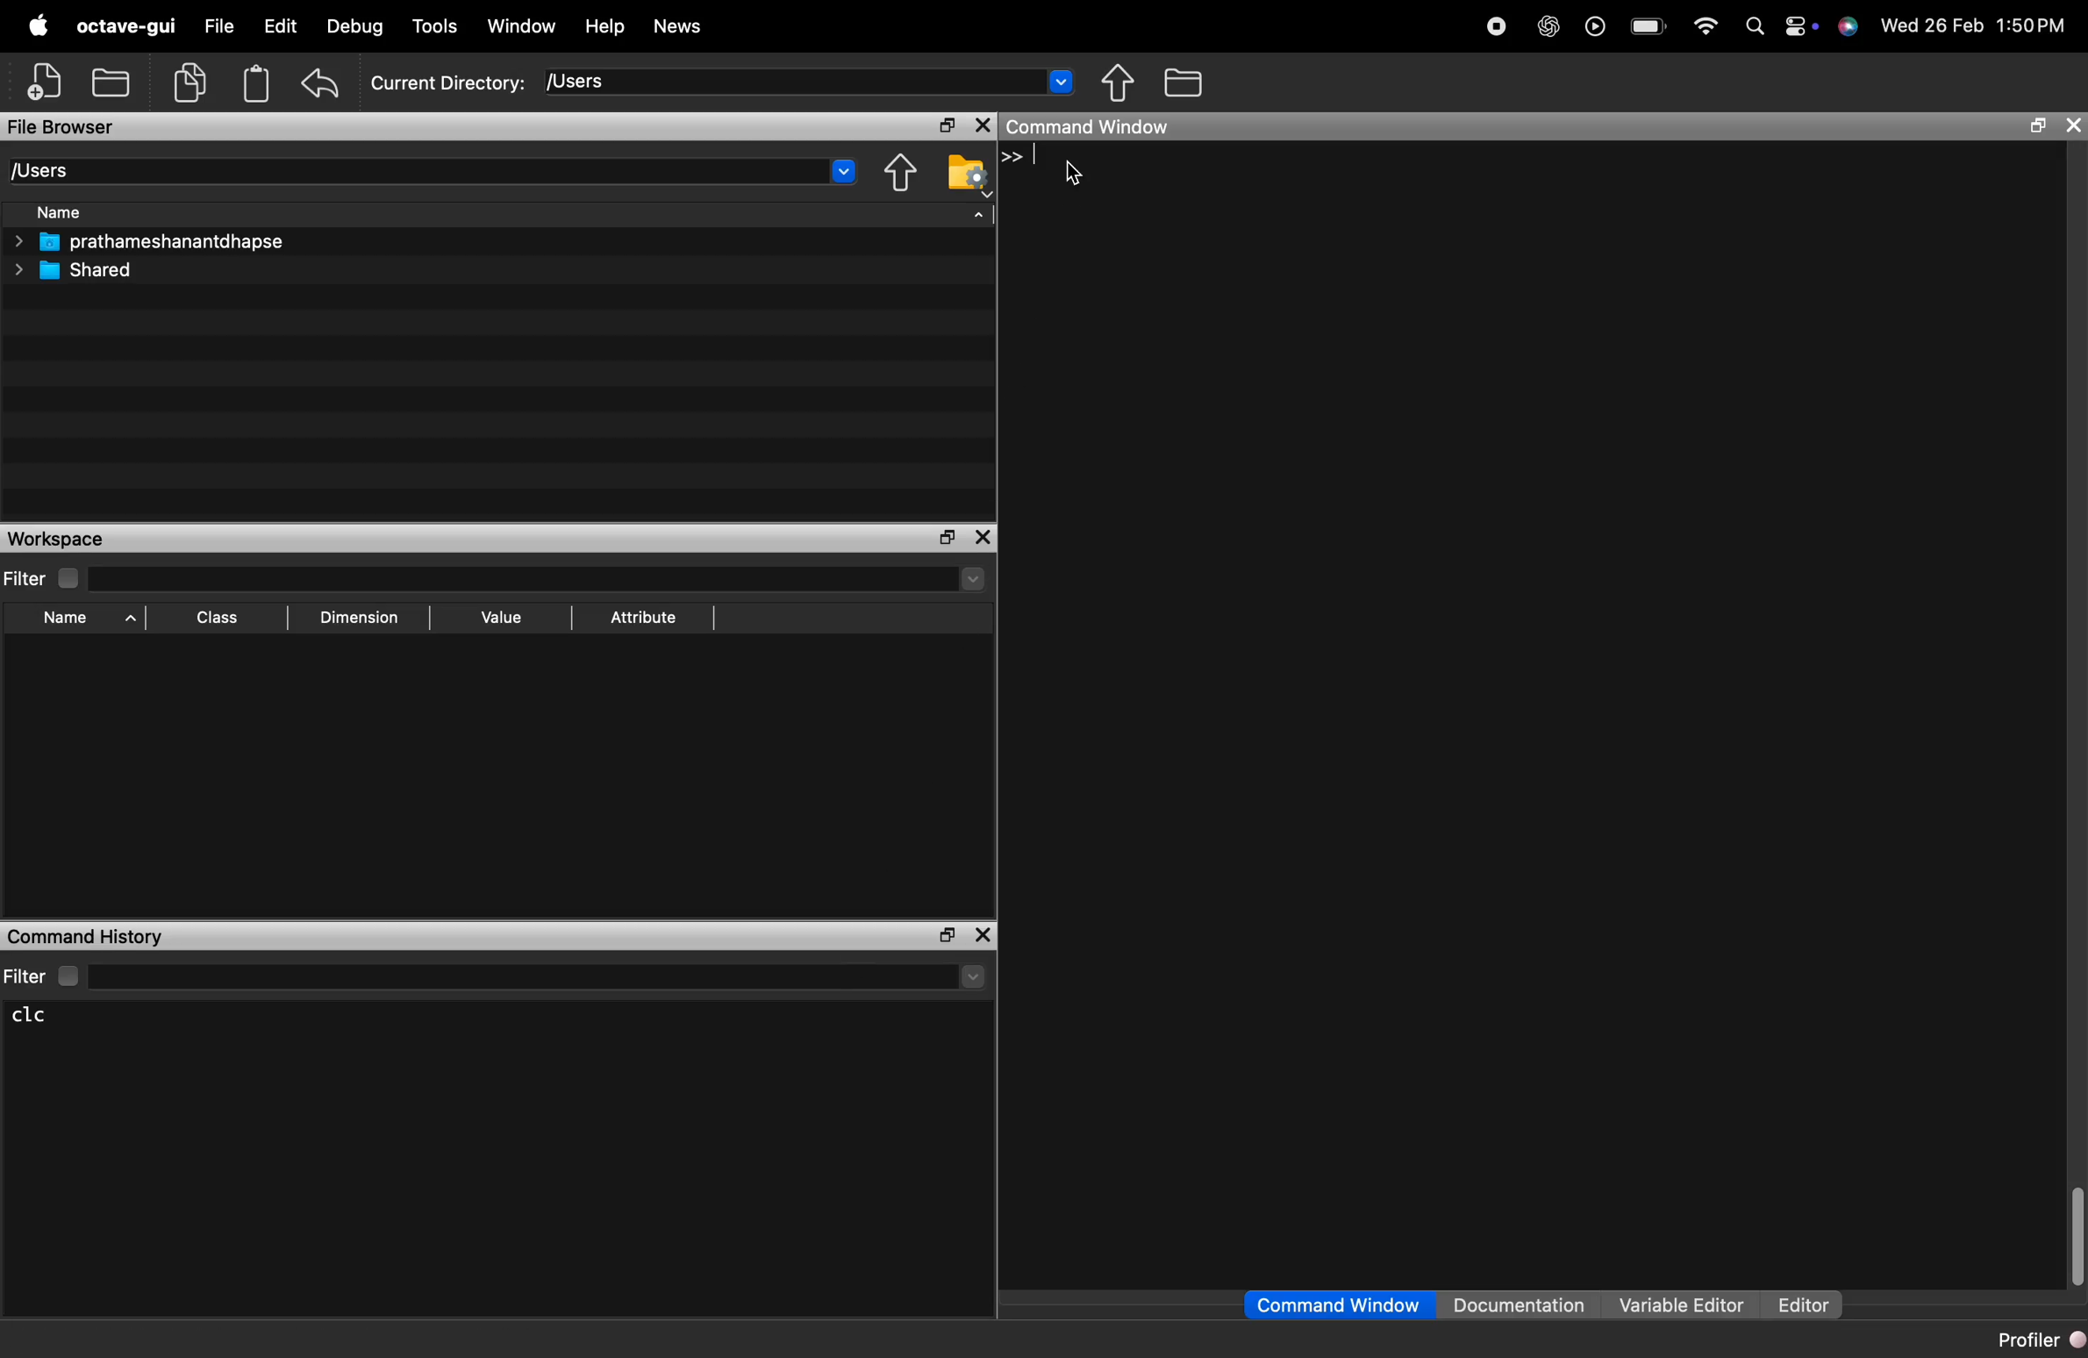 Image resolution: width=2088 pixels, height=1358 pixels. Describe the element at coordinates (46, 82) in the screenshot. I see `New script` at that location.